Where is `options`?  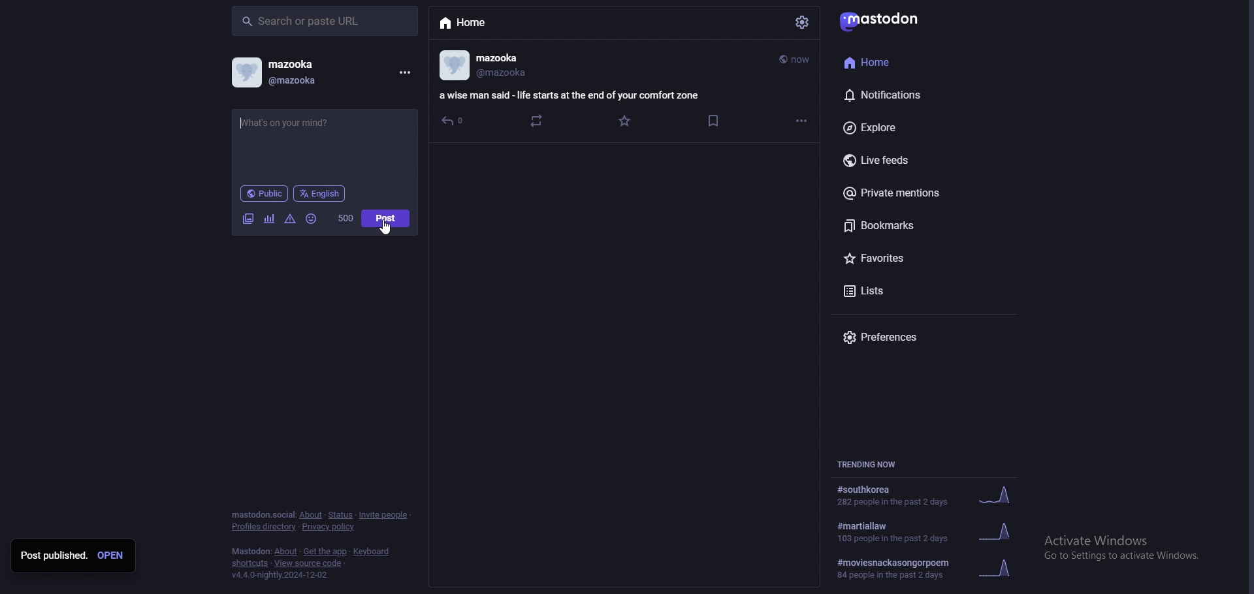
options is located at coordinates (801, 121).